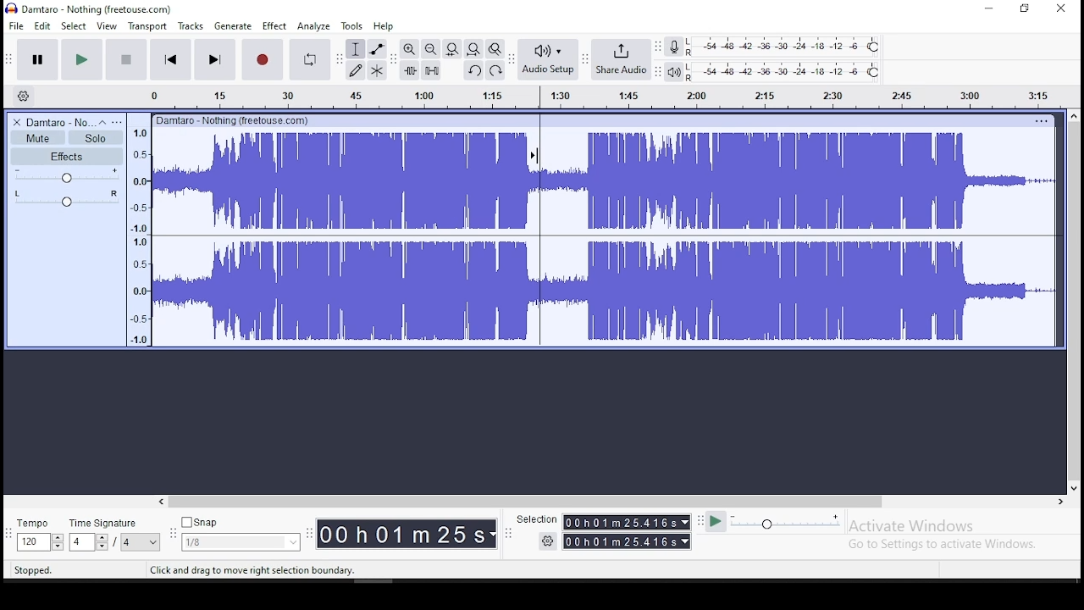  I want to click on volume, so click(68, 179).